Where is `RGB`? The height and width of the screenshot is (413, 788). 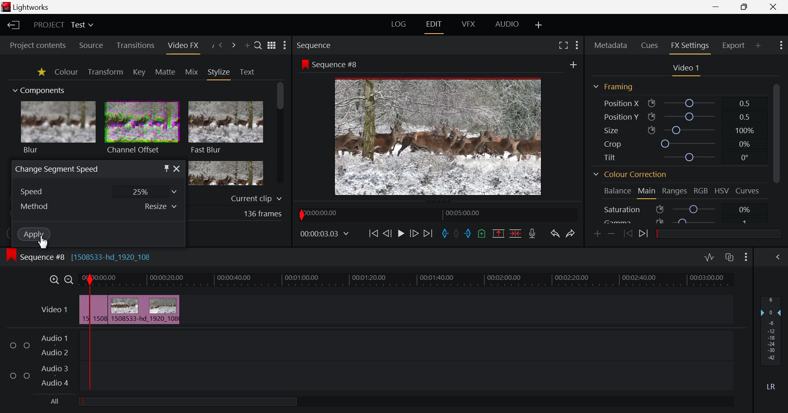
RGB is located at coordinates (701, 191).